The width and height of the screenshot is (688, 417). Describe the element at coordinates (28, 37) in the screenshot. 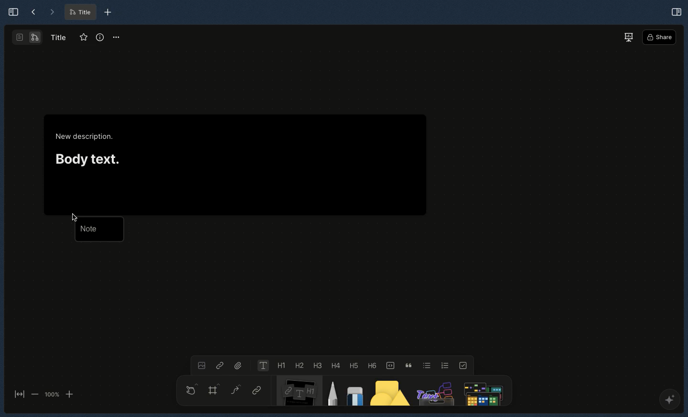

I see `Second layout` at that location.